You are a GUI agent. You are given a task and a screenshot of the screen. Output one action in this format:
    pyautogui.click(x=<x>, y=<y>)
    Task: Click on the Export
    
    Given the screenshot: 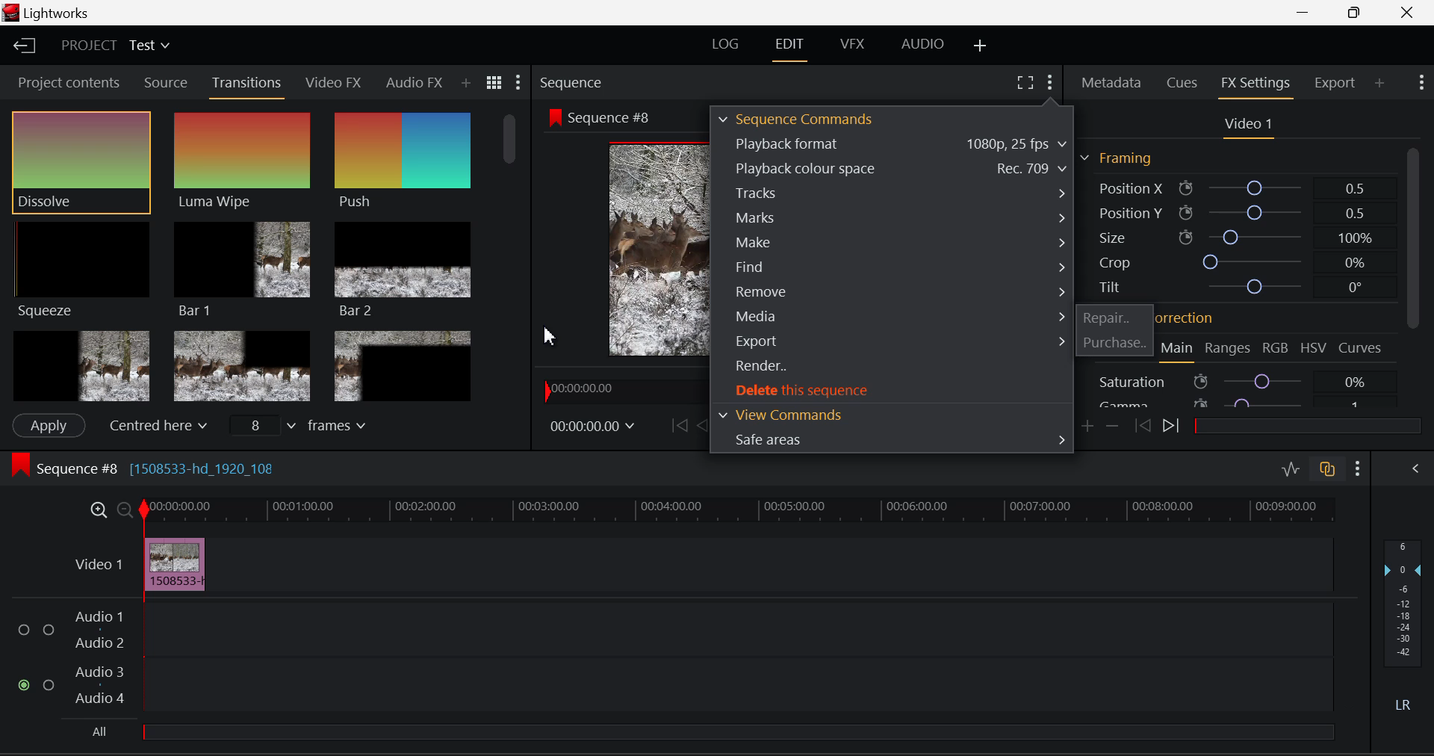 What is the action you would take?
    pyautogui.click(x=893, y=339)
    